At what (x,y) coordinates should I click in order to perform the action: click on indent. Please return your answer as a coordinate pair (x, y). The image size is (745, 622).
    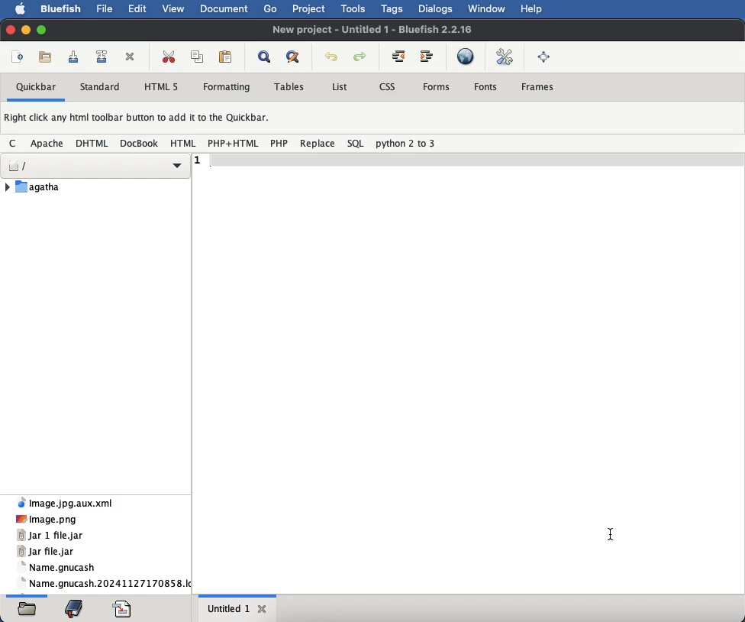
    Looking at the image, I should click on (427, 57).